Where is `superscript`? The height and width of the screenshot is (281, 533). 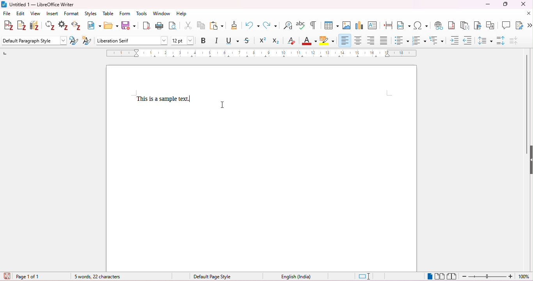
superscript is located at coordinates (263, 40).